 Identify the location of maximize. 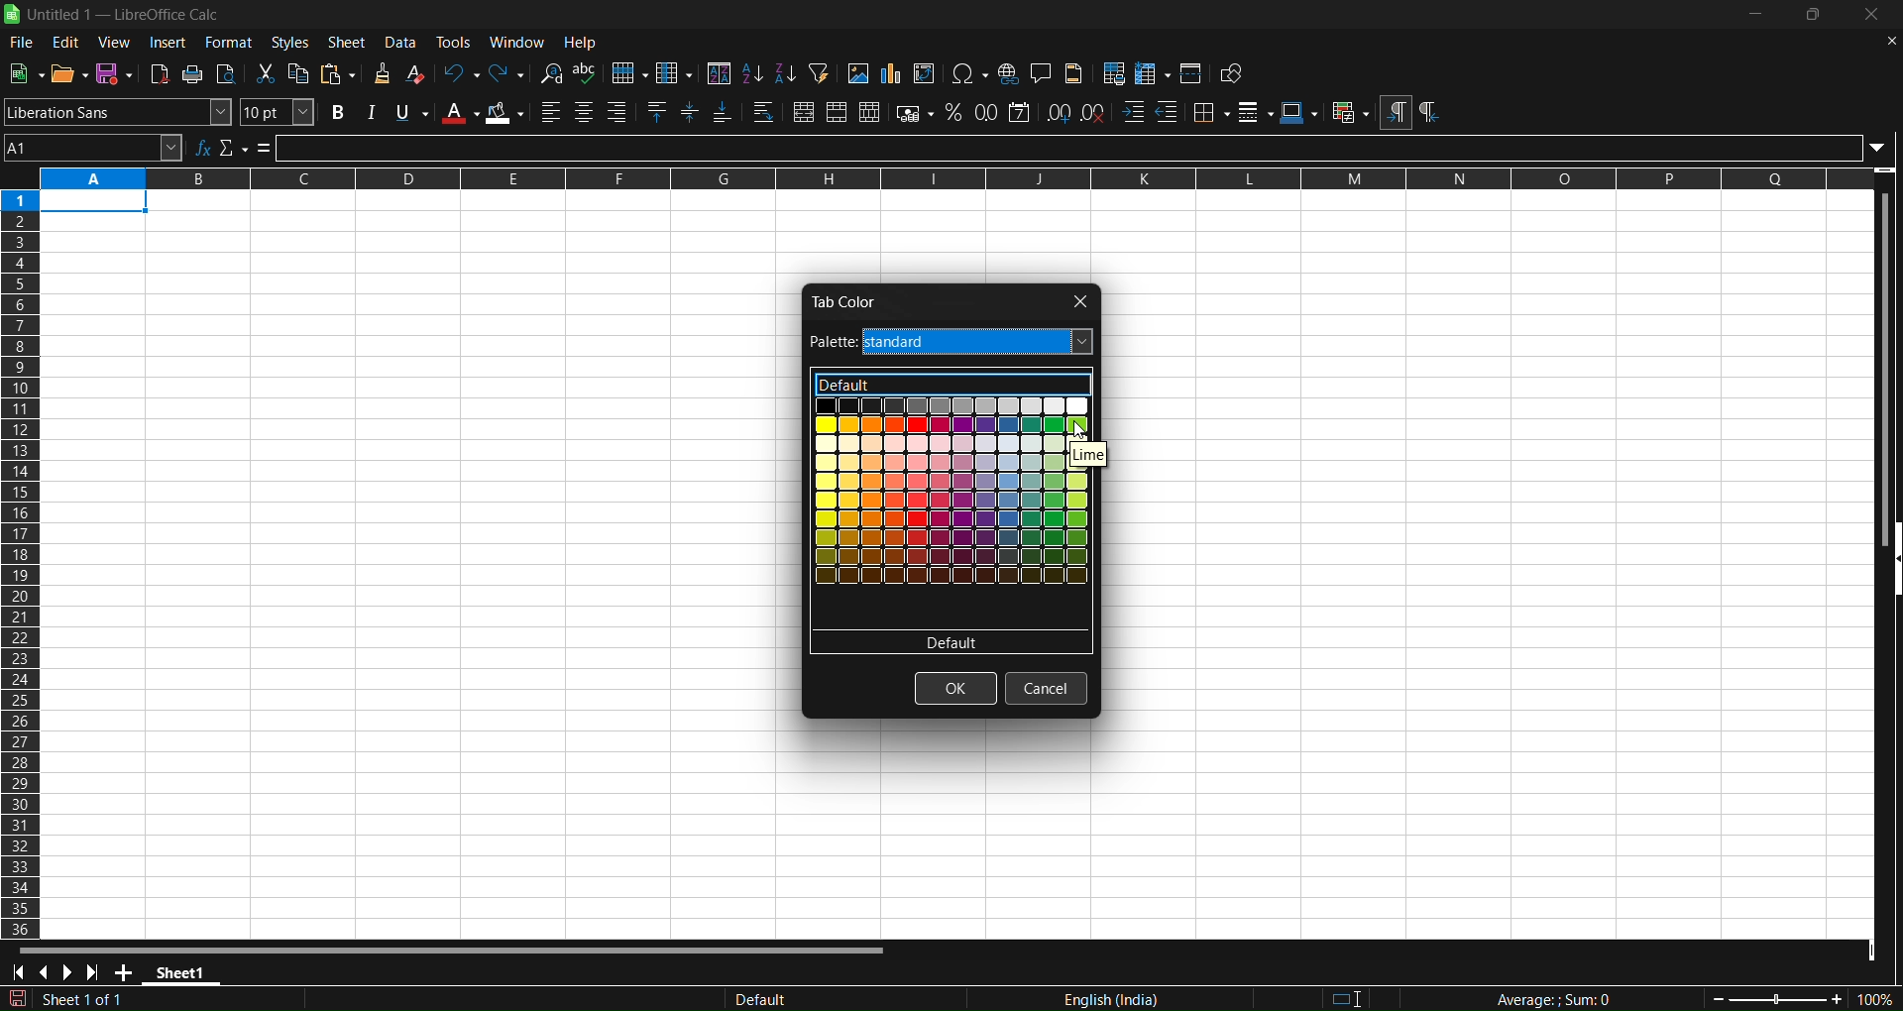
(1818, 16).